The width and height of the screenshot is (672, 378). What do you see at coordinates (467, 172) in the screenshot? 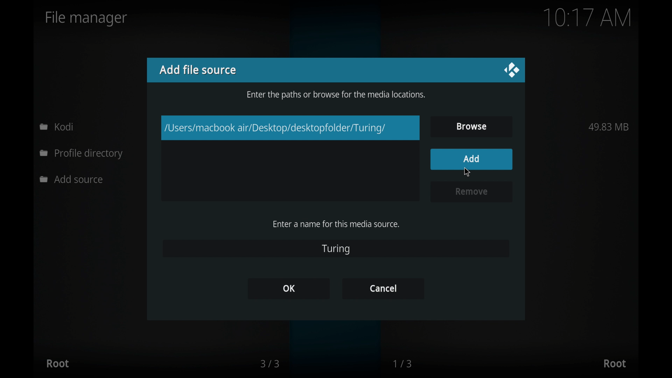
I see `cursor` at bounding box center [467, 172].